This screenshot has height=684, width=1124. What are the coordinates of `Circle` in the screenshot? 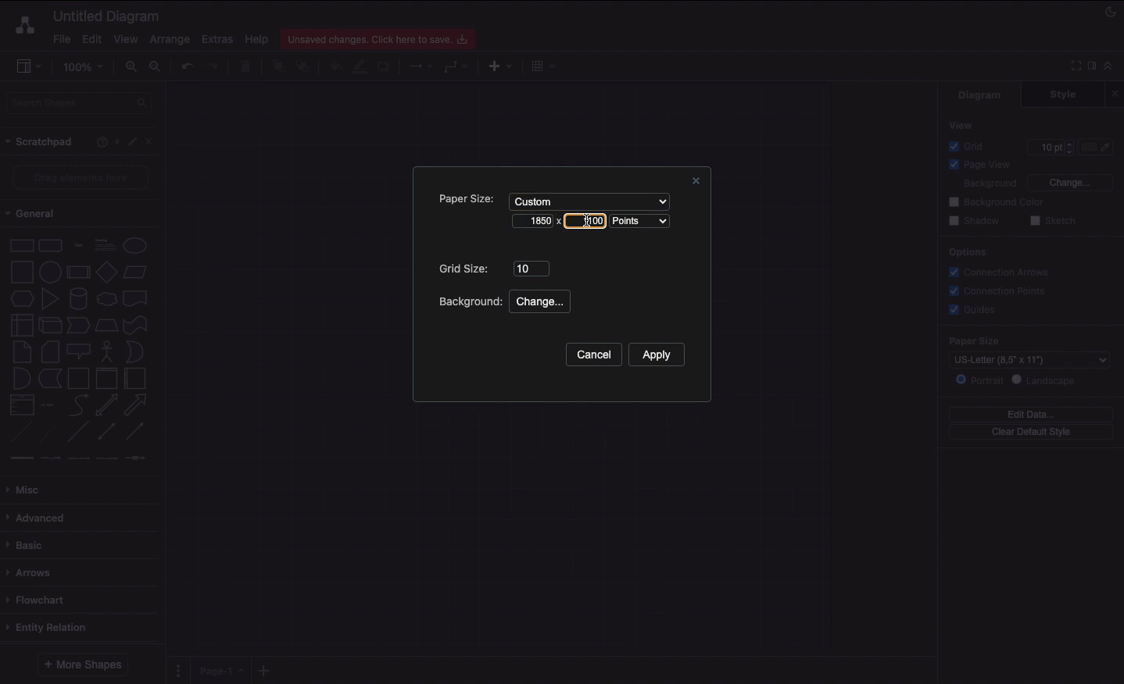 It's located at (50, 270).